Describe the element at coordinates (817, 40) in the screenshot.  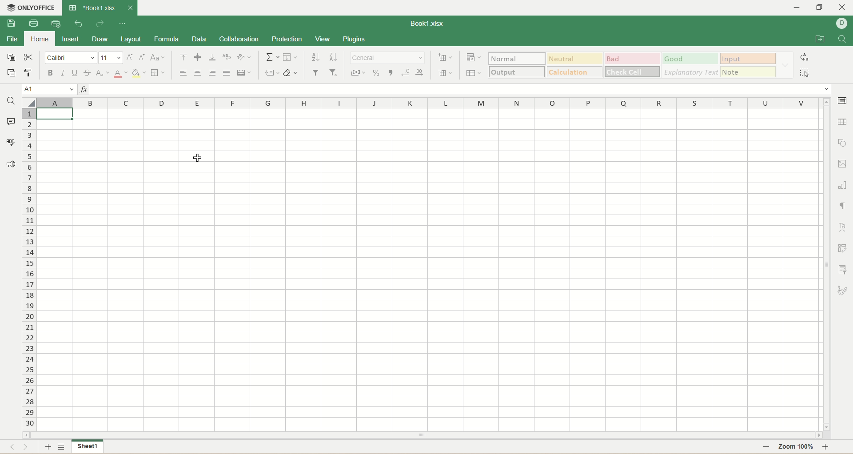
I see `open file location` at that location.